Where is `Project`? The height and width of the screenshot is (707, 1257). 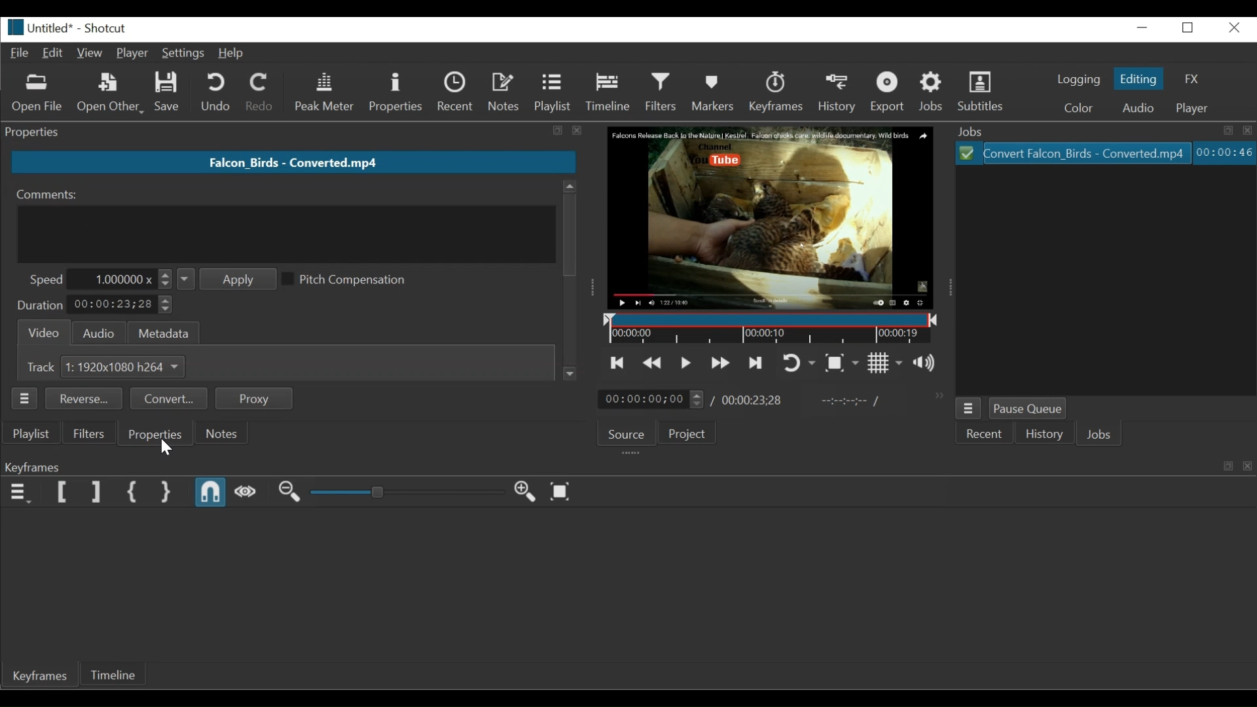
Project is located at coordinates (686, 432).